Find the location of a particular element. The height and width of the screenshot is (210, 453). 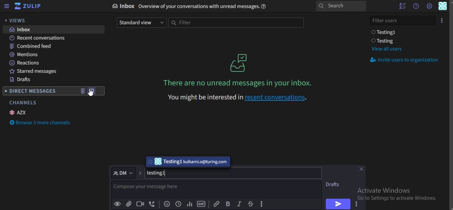

search is located at coordinates (340, 6).